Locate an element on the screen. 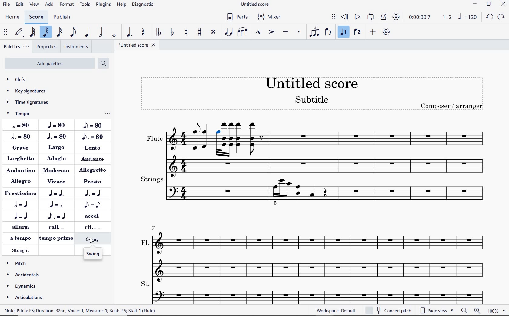  redo is located at coordinates (501, 17).